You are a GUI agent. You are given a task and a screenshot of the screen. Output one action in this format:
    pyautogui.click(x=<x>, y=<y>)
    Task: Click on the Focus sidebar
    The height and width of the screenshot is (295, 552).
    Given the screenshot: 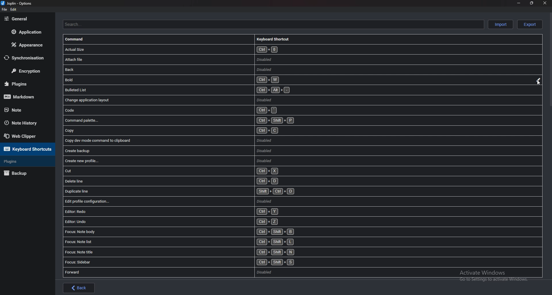 What is the action you would take?
    pyautogui.click(x=192, y=263)
    